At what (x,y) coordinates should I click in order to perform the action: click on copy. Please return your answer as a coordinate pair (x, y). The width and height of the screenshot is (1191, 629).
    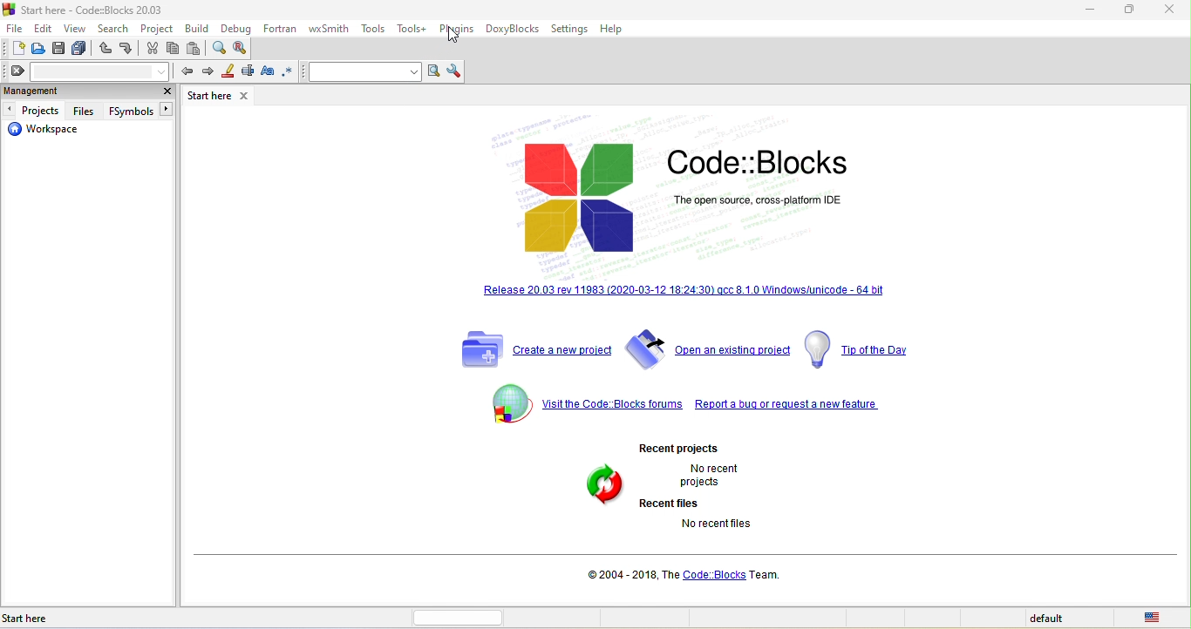
    Looking at the image, I should click on (173, 48).